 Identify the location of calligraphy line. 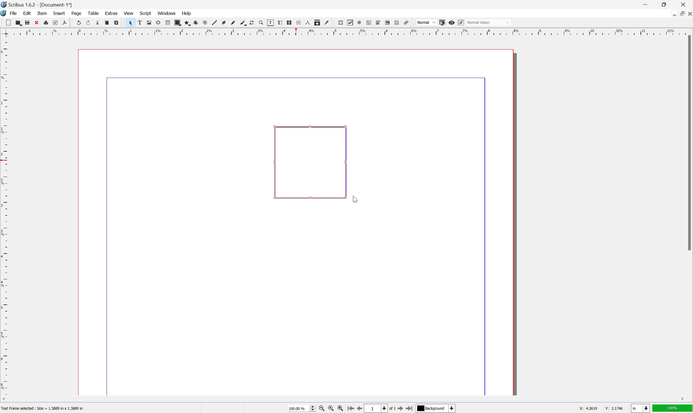
(243, 23).